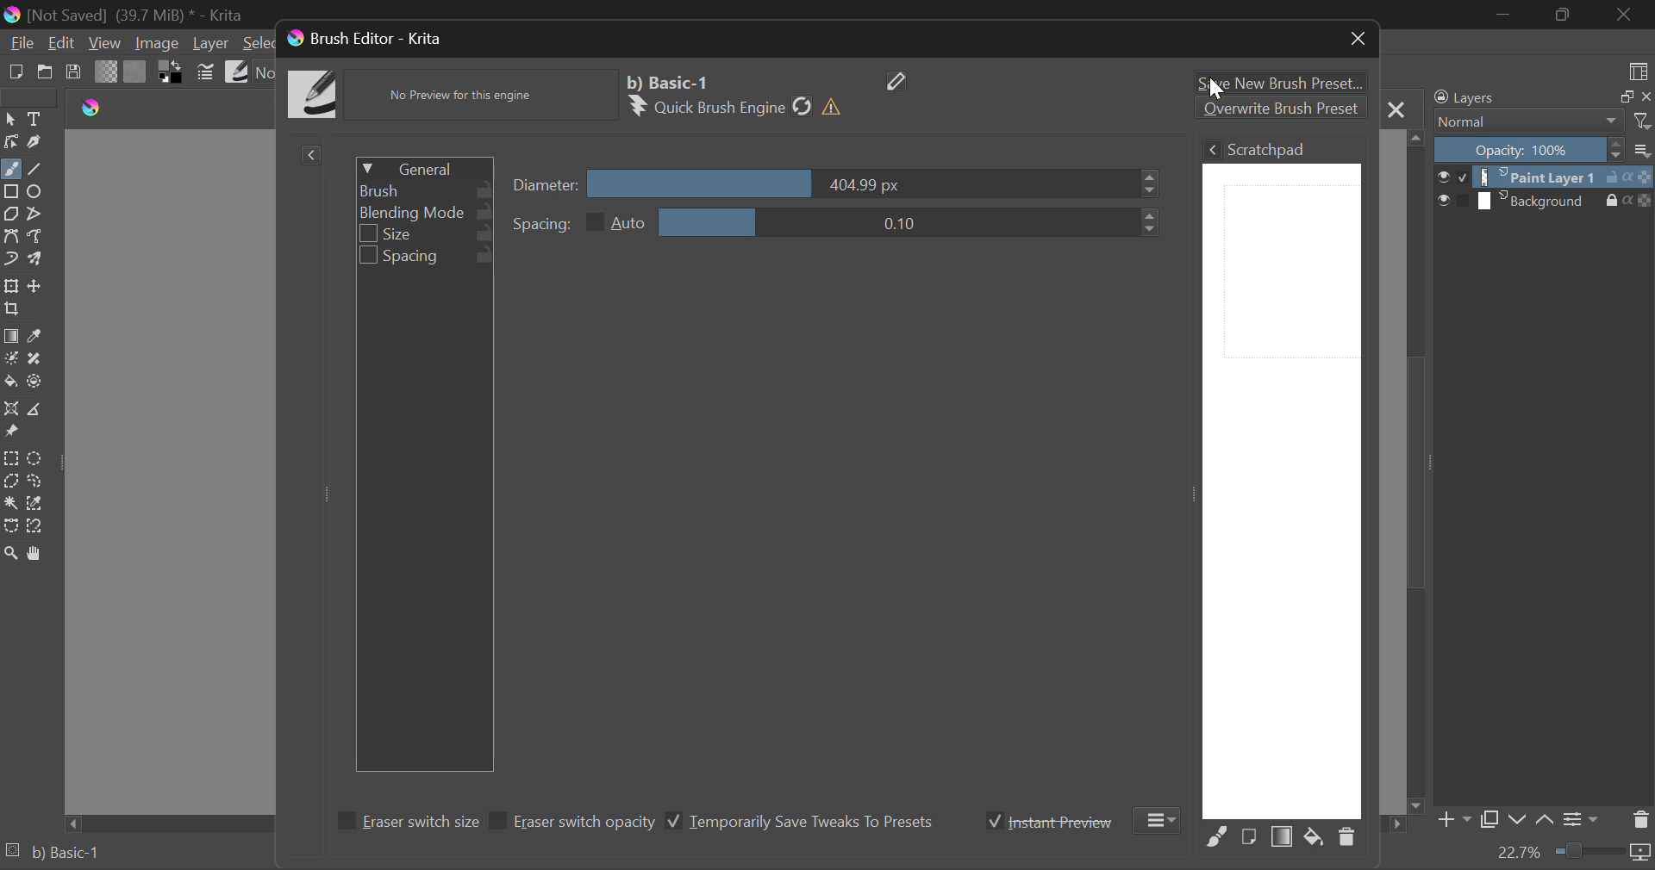 Image resolution: width=1655 pixels, height=870 pixels. I want to click on Move Layer, so click(37, 285).